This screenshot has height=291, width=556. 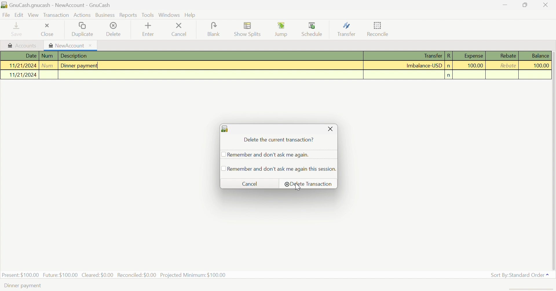 I want to click on save, so click(x=19, y=29).